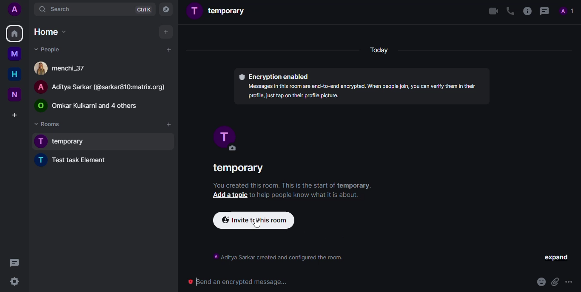 This screenshot has width=581, height=292. Describe the element at coordinates (14, 262) in the screenshot. I see `` at that location.